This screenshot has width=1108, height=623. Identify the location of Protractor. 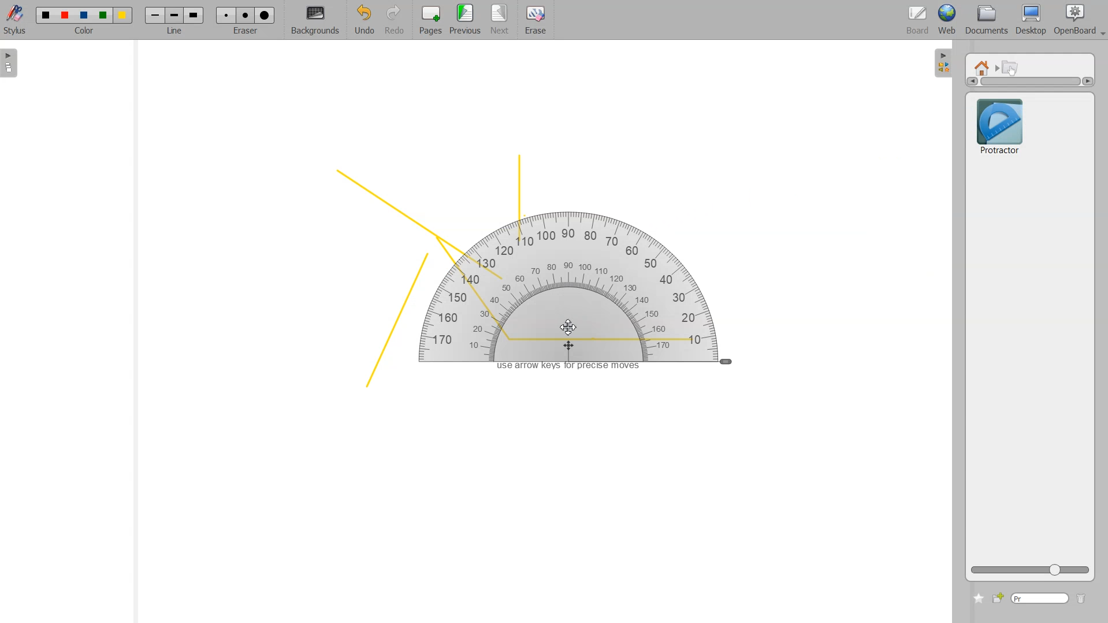
(592, 294).